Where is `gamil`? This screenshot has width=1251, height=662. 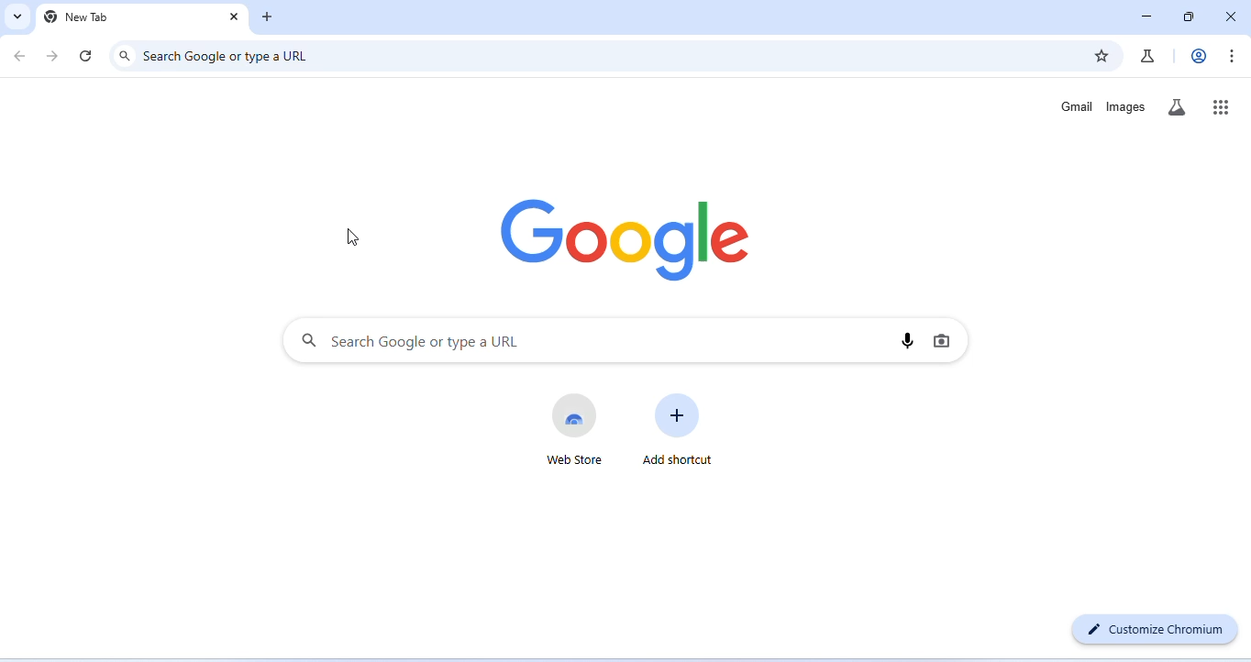
gamil is located at coordinates (1077, 105).